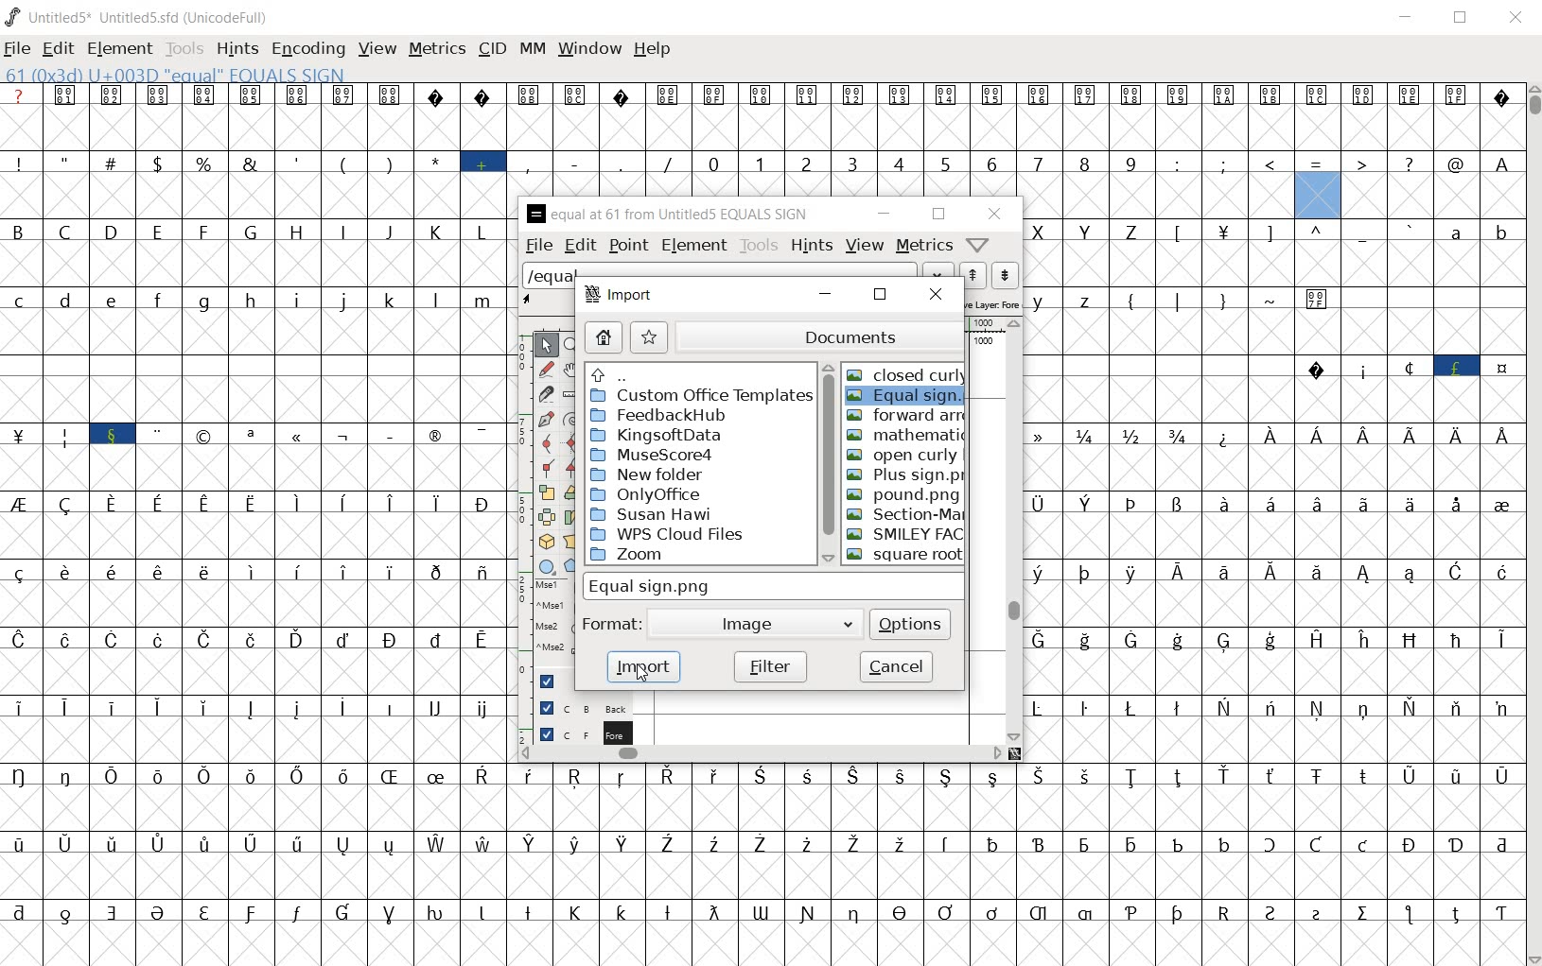 The height and width of the screenshot is (966, 1542). I want to click on metrics, so click(922, 246).